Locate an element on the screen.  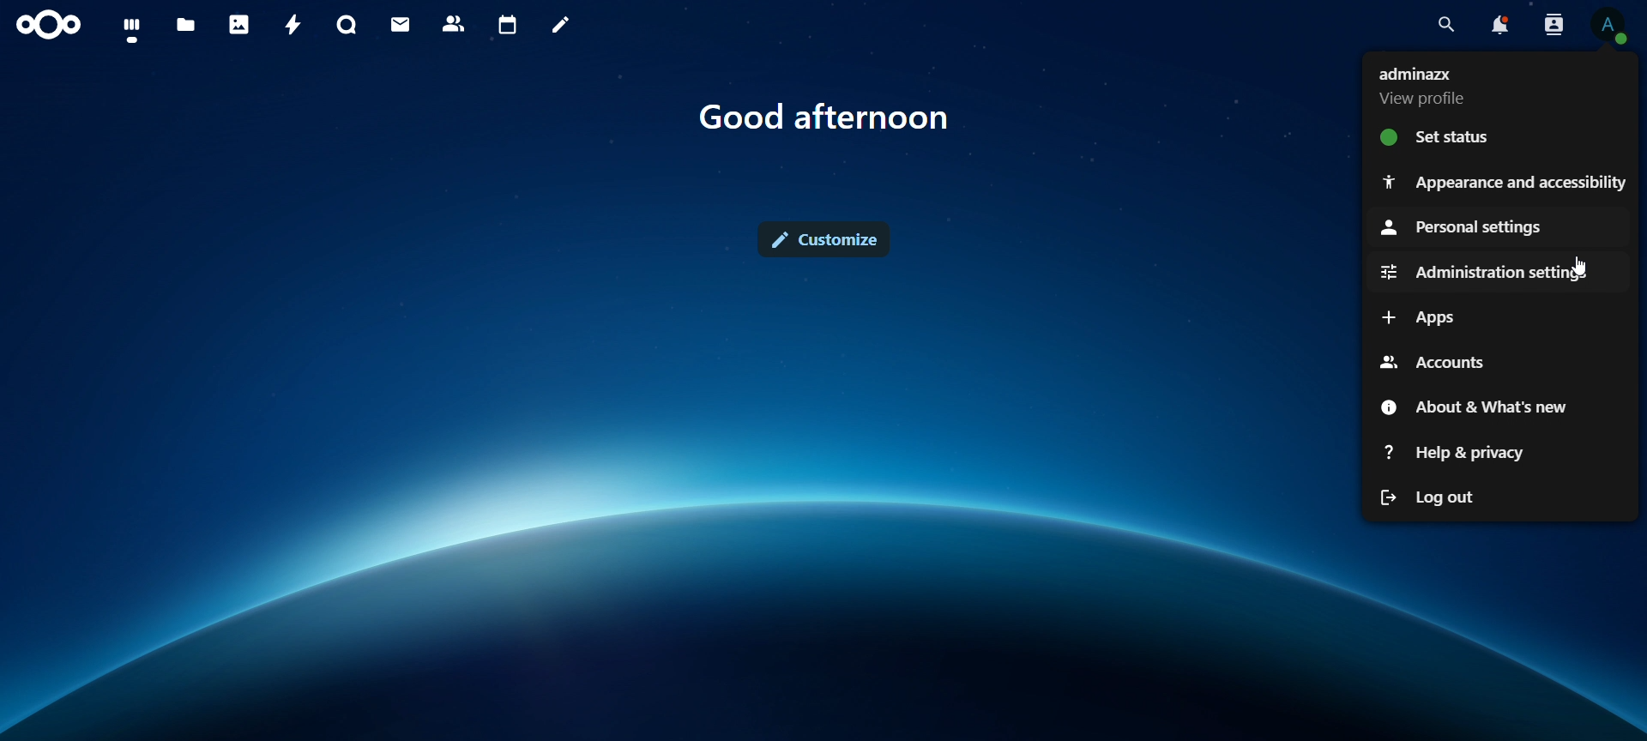
view profile is located at coordinates (1610, 28).